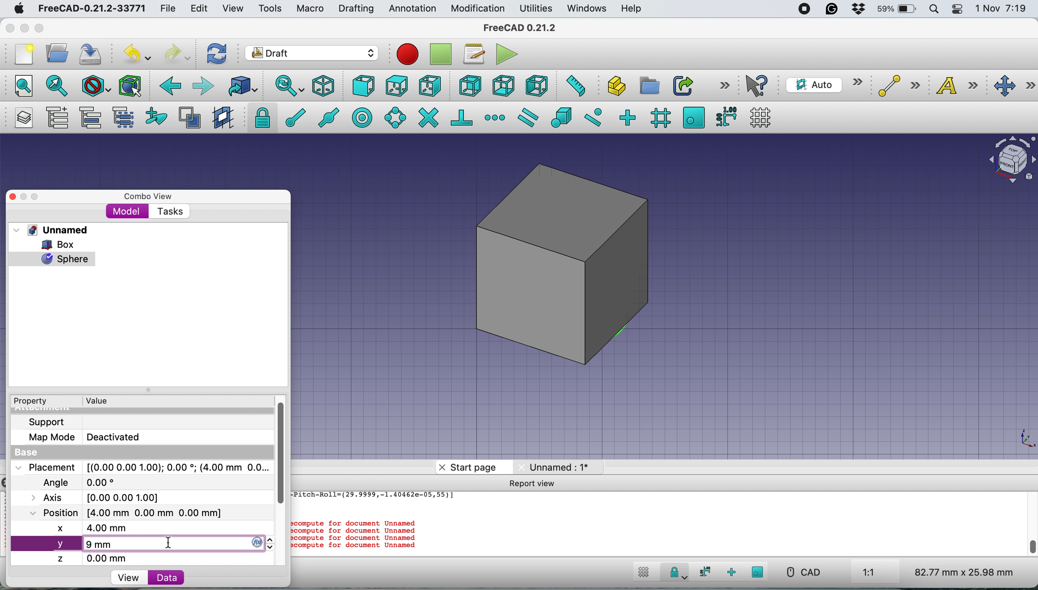 The height and width of the screenshot is (590, 1038). What do you see at coordinates (593, 116) in the screenshot?
I see `snap near` at bounding box center [593, 116].